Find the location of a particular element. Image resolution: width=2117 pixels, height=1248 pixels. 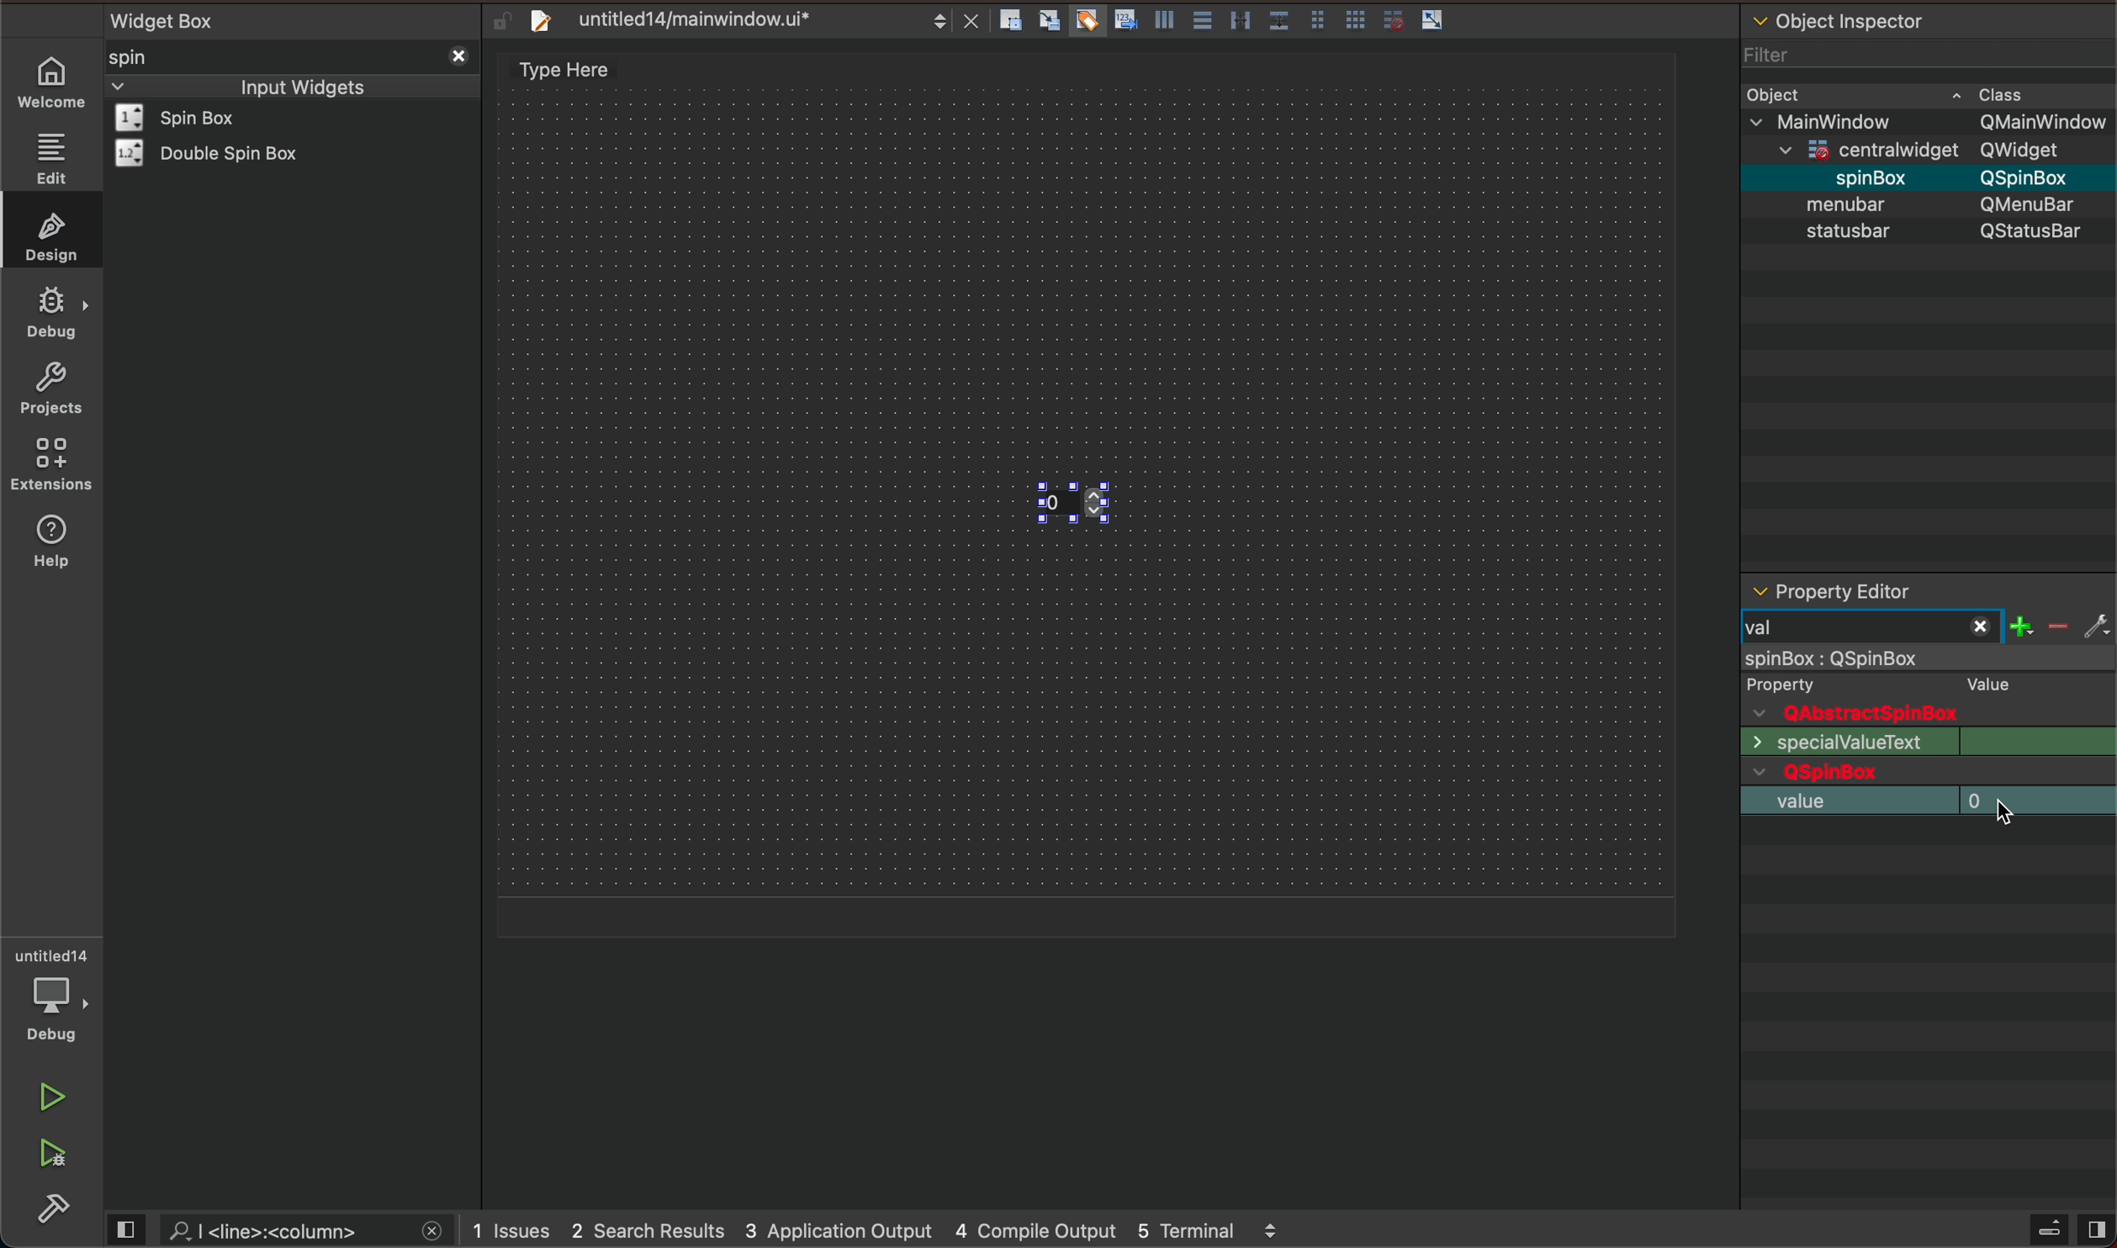

 is located at coordinates (2032, 177).